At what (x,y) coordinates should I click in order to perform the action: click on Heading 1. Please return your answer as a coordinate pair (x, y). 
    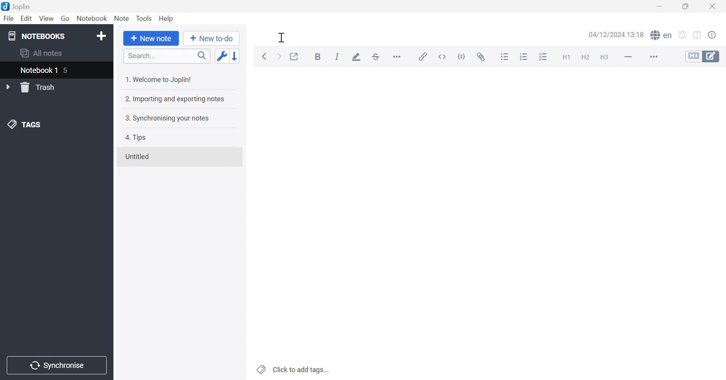
    Looking at the image, I should click on (566, 58).